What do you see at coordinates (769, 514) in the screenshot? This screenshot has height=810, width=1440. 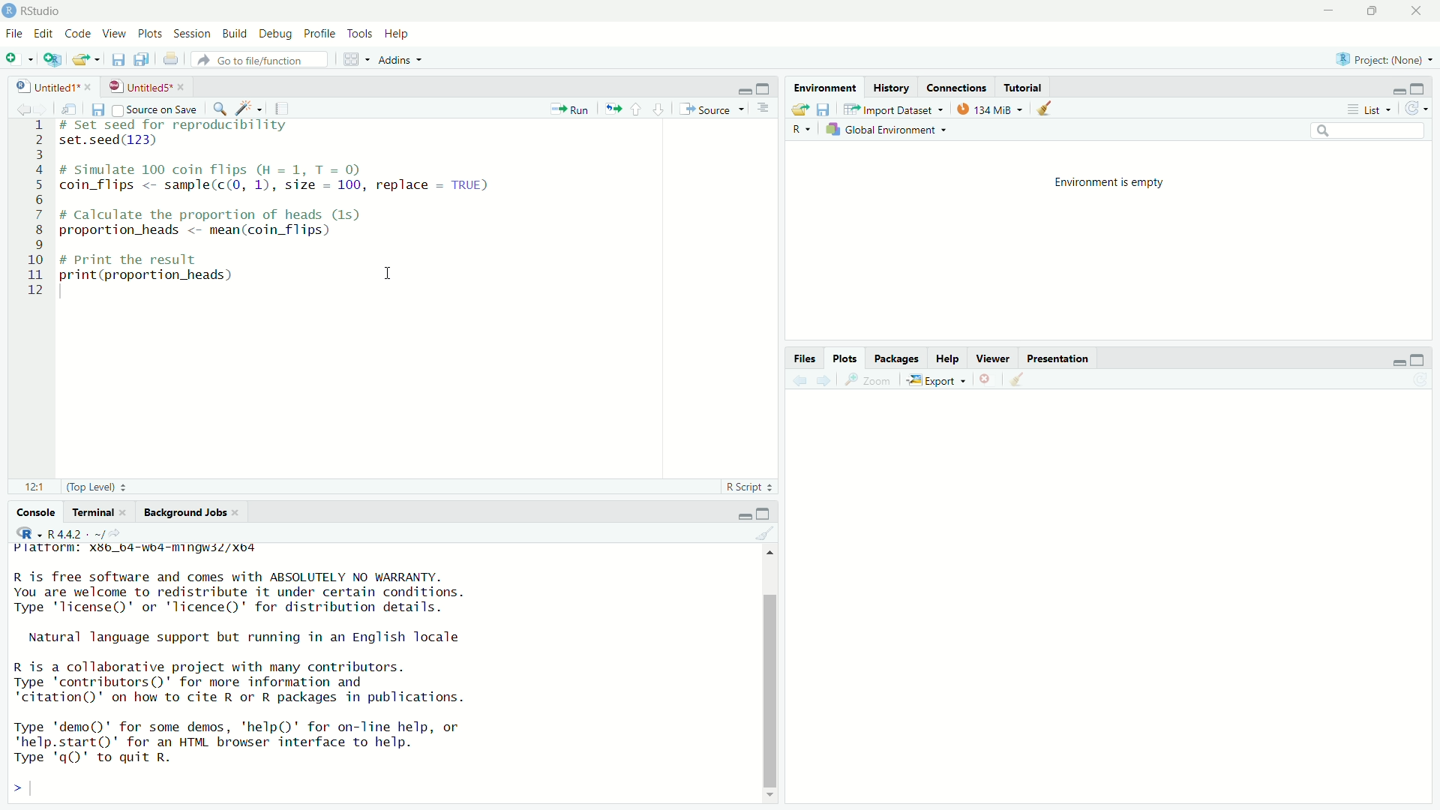 I see `maximize` at bounding box center [769, 514].